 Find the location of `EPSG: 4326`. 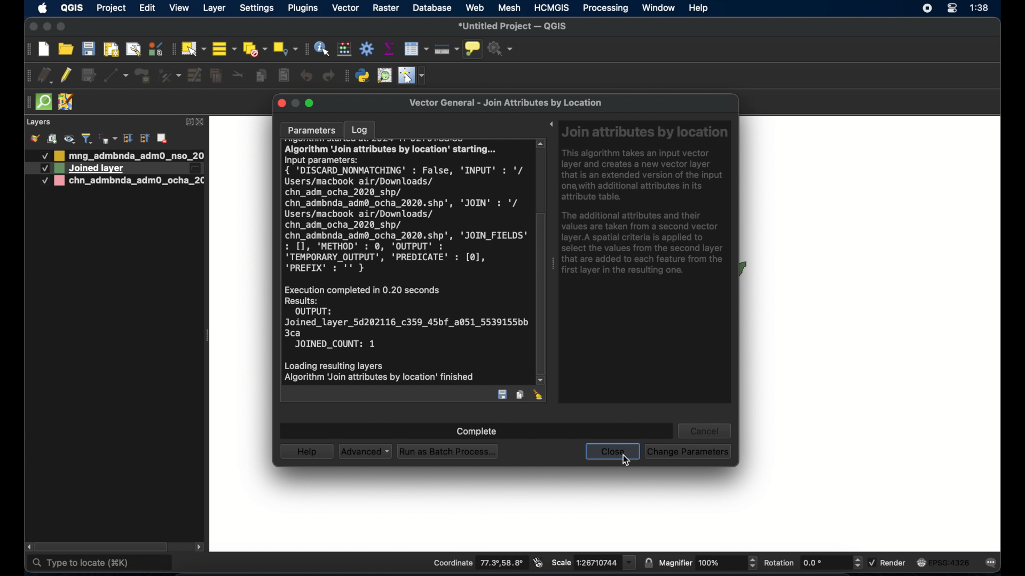

EPSG: 4326 is located at coordinates (943, 562).